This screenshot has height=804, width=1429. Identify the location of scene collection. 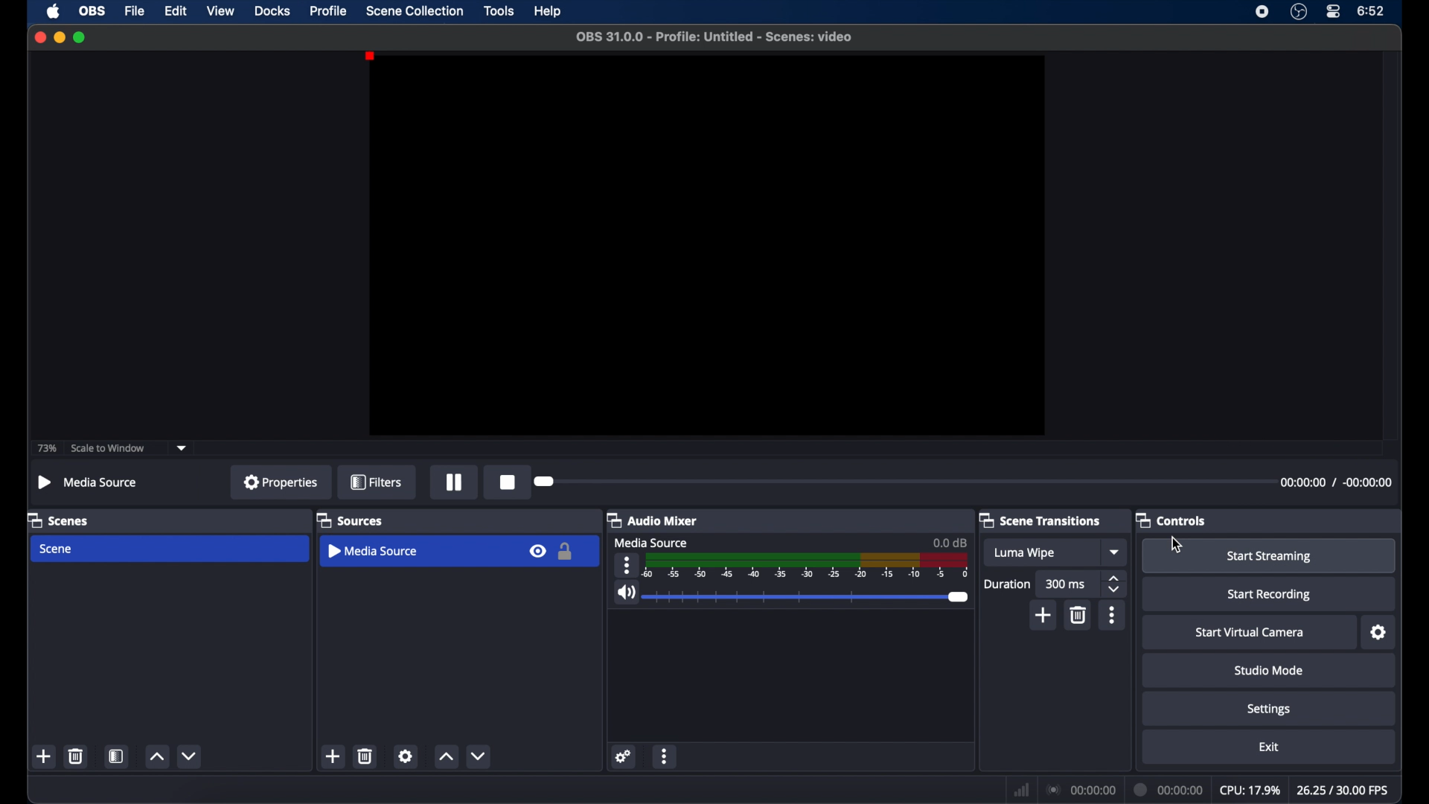
(415, 10).